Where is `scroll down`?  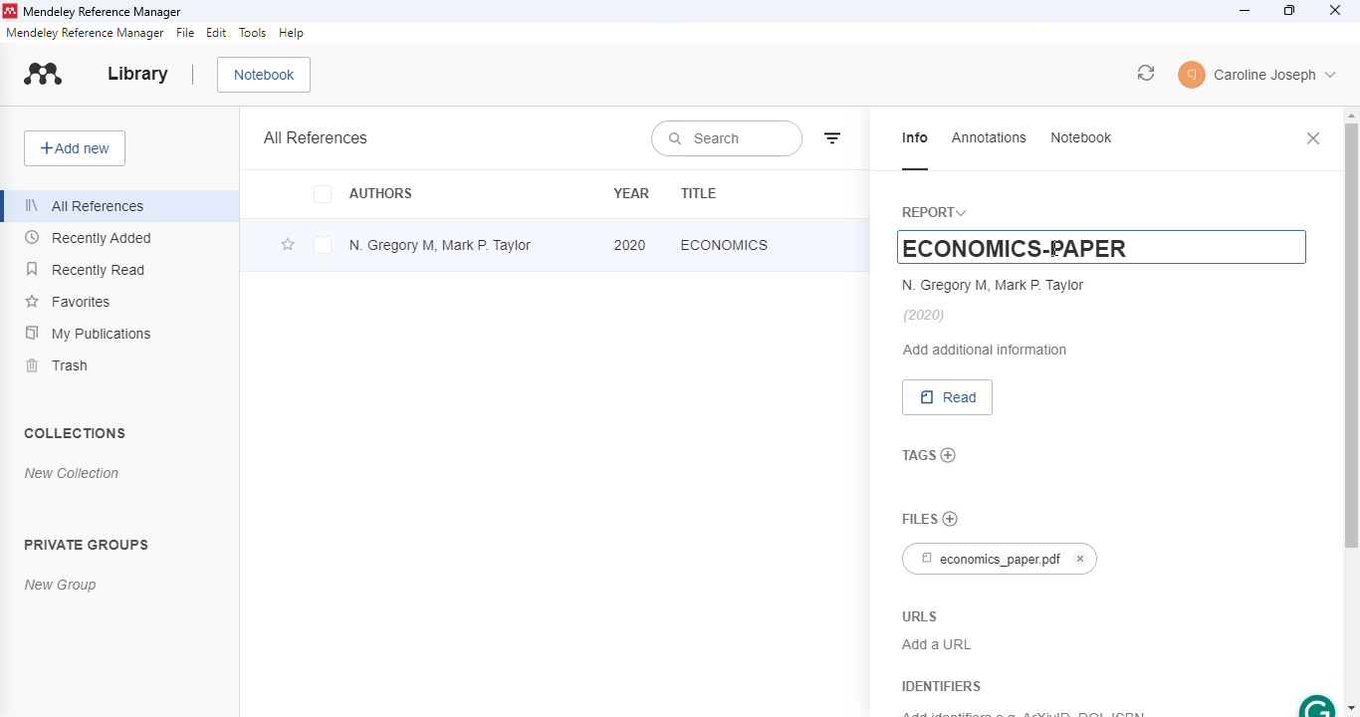 scroll down is located at coordinates (1351, 705).